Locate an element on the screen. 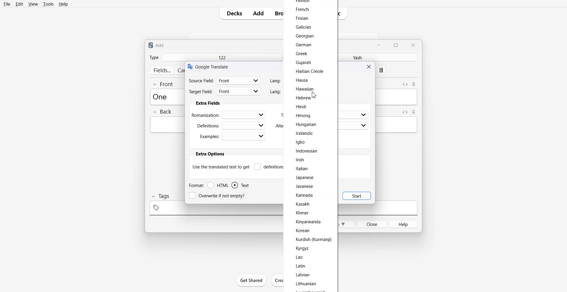 This screenshot has width=567, height=292. Type is located at coordinates (154, 57).